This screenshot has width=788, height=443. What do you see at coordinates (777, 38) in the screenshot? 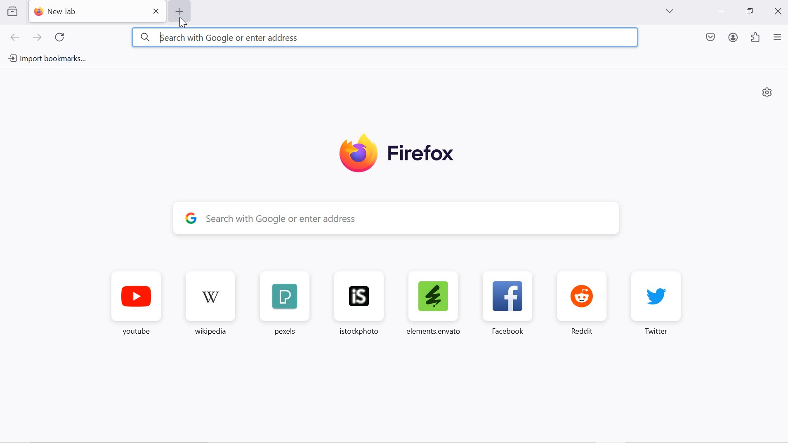
I see `application menu` at bounding box center [777, 38].